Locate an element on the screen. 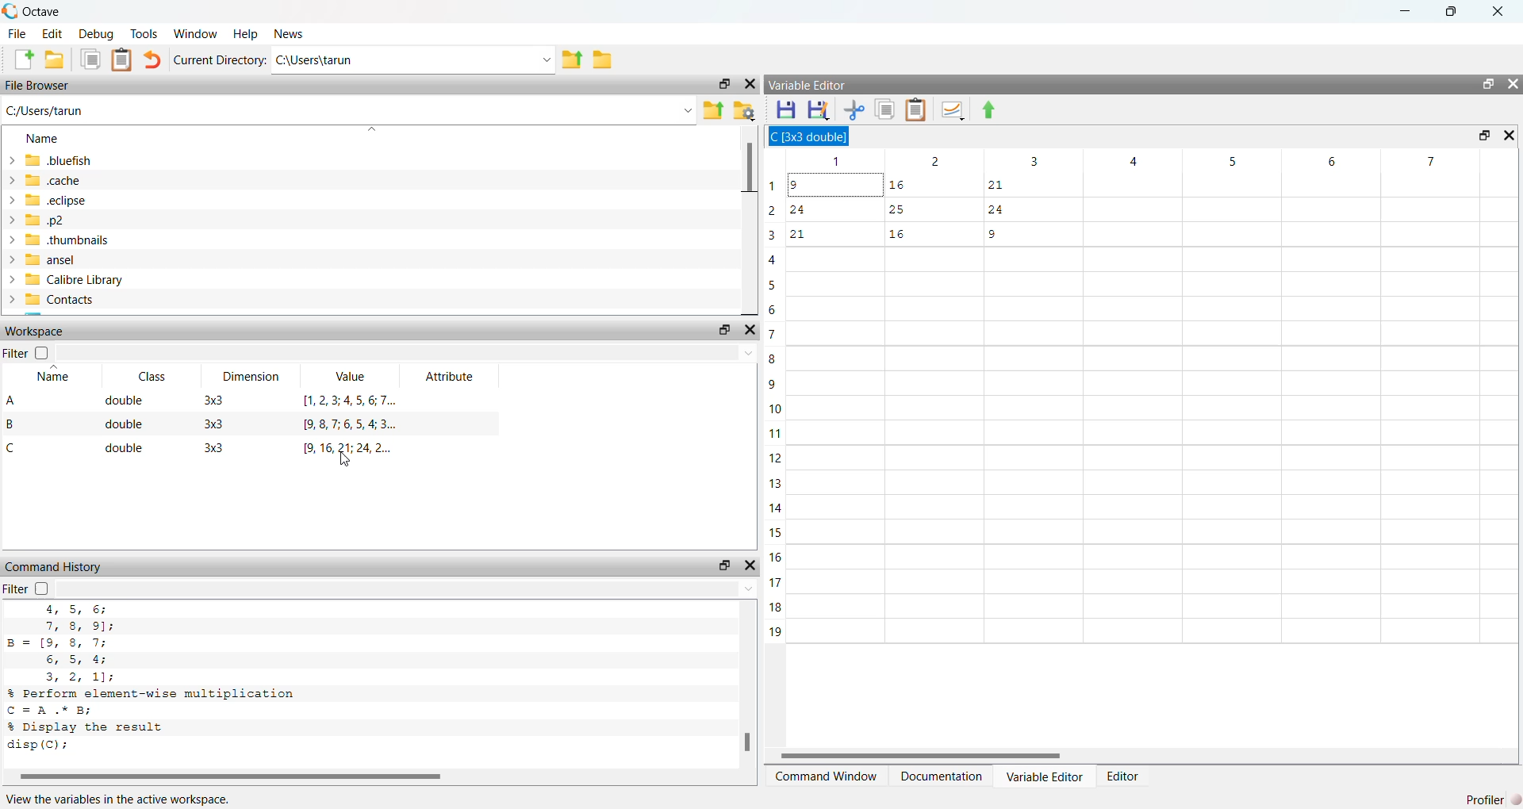  Value is located at coordinates (351, 375).